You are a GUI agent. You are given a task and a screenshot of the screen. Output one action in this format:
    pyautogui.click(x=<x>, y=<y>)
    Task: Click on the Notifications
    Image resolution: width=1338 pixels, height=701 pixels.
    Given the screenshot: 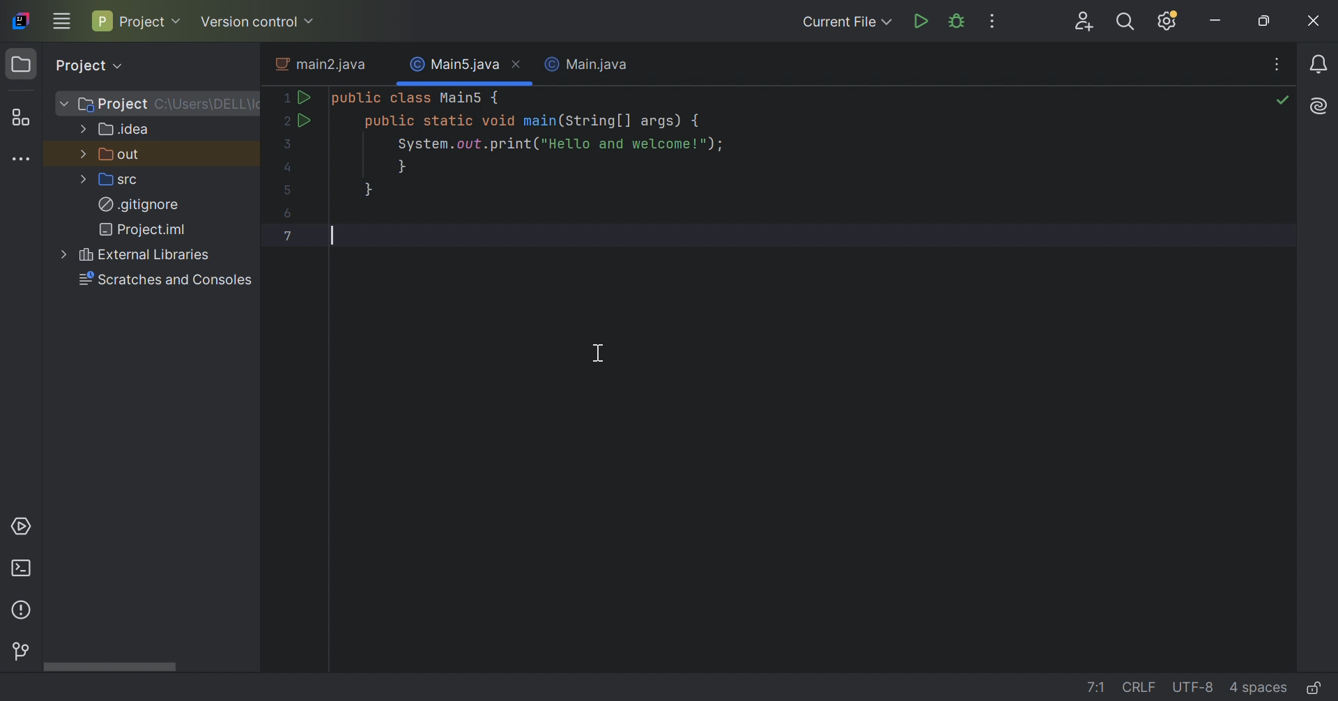 What is the action you would take?
    pyautogui.click(x=1320, y=65)
    